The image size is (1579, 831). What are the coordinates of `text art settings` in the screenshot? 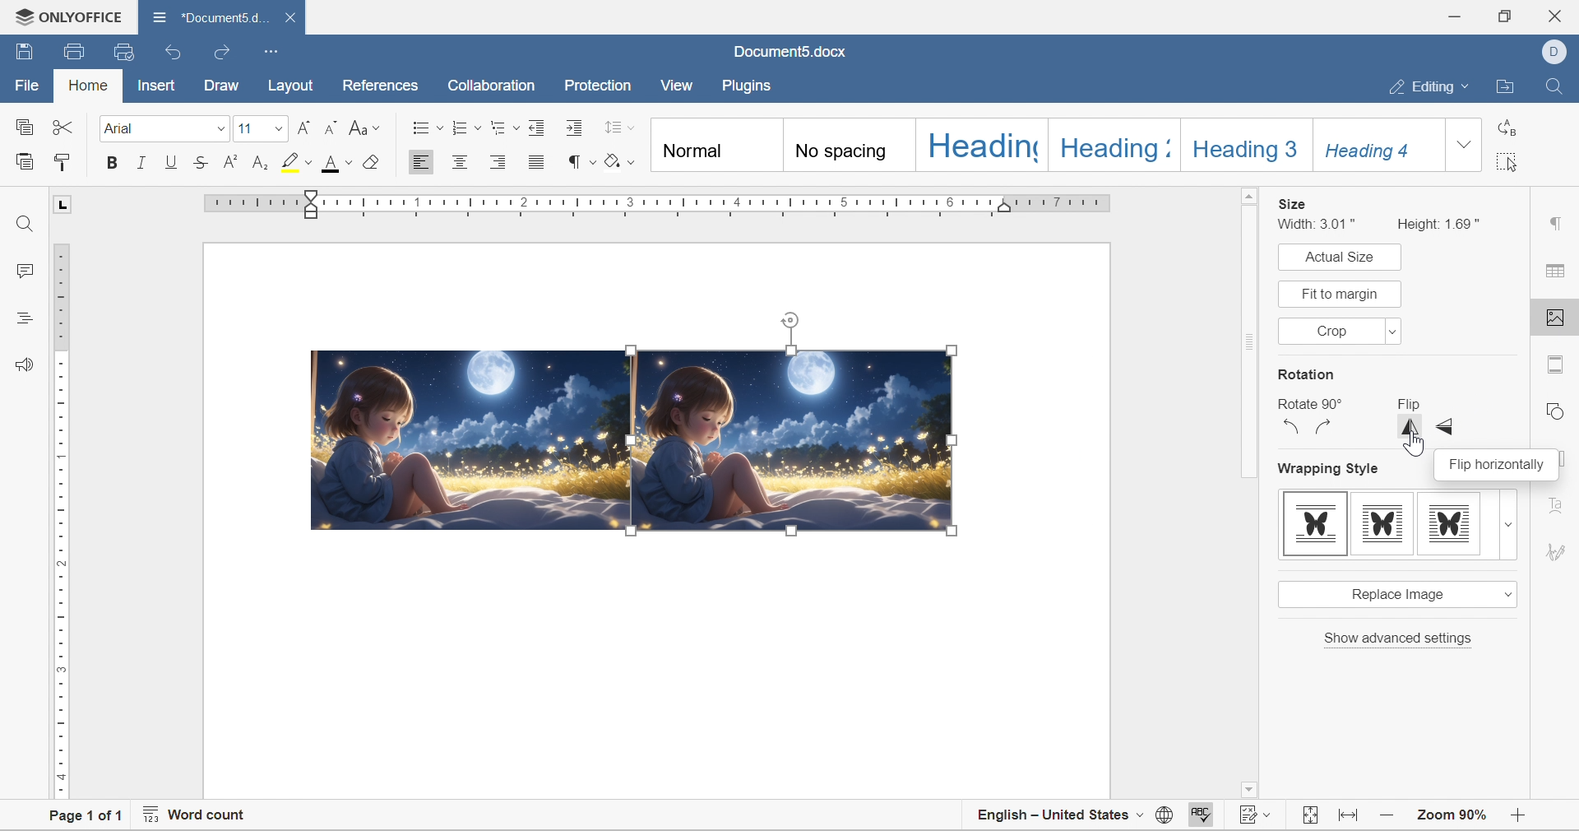 It's located at (1558, 499).